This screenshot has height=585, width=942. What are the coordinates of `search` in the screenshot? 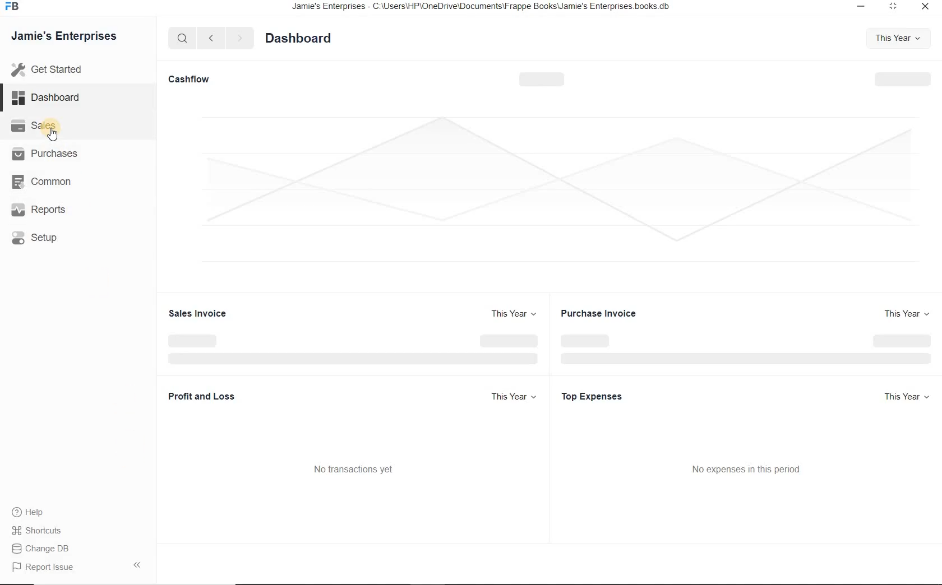 It's located at (184, 38).